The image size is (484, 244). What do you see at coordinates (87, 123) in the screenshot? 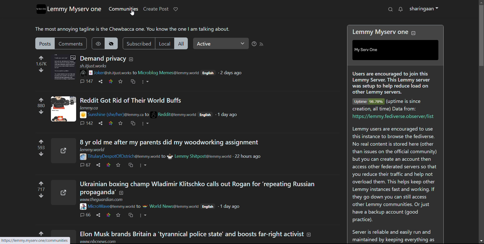
I see `142 comments` at bounding box center [87, 123].